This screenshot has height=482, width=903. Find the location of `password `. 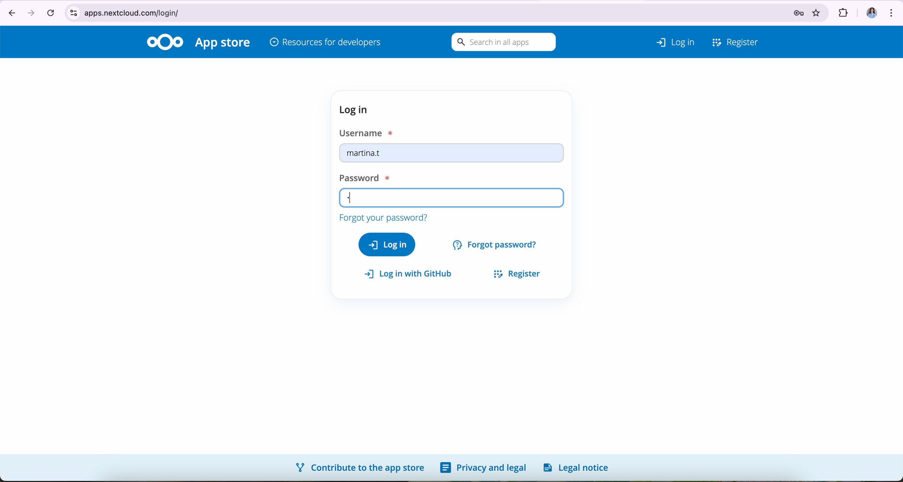

password  is located at coordinates (451, 198).